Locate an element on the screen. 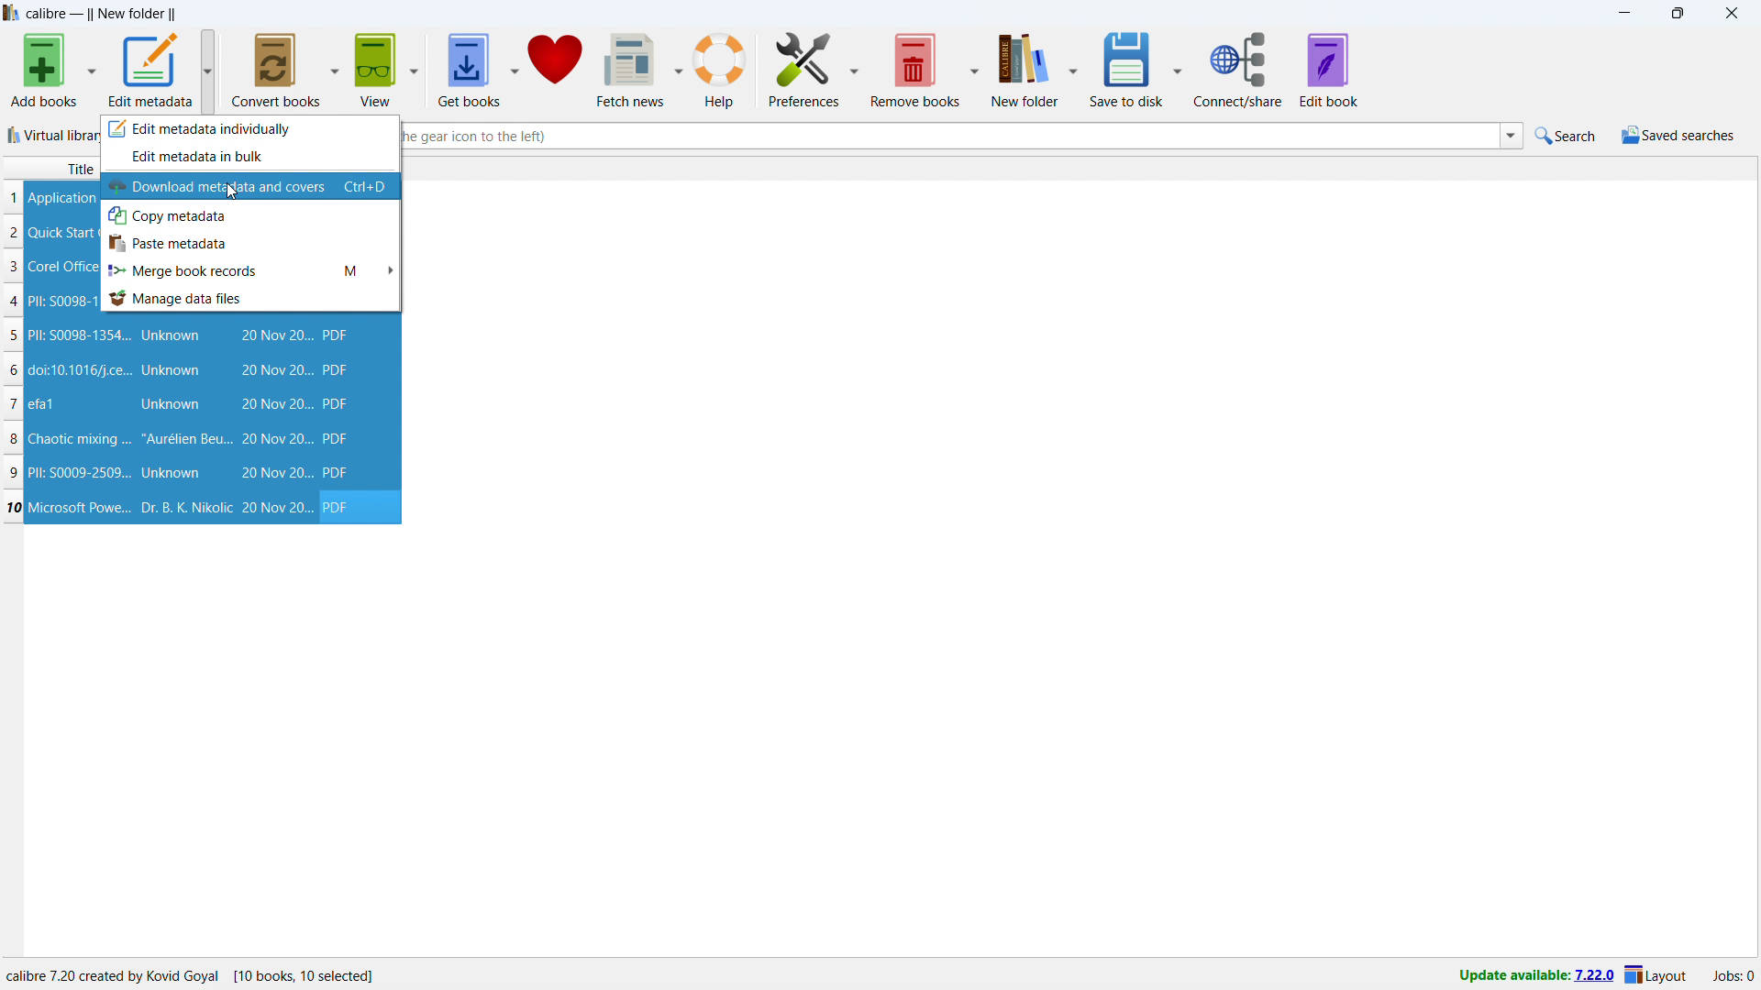 The height and width of the screenshot is (990, 1761). manage data files is located at coordinates (251, 298).